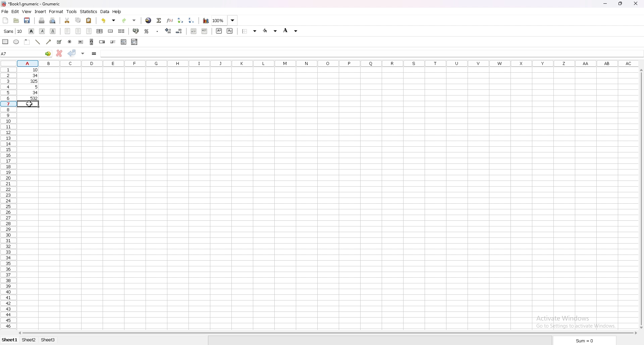 This screenshot has width=644, height=345. I want to click on ellipse, so click(16, 41).